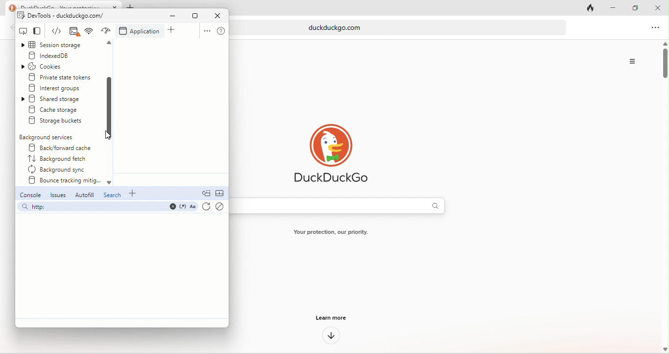  What do you see at coordinates (109, 136) in the screenshot?
I see `cursor movement` at bounding box center [109, 136].